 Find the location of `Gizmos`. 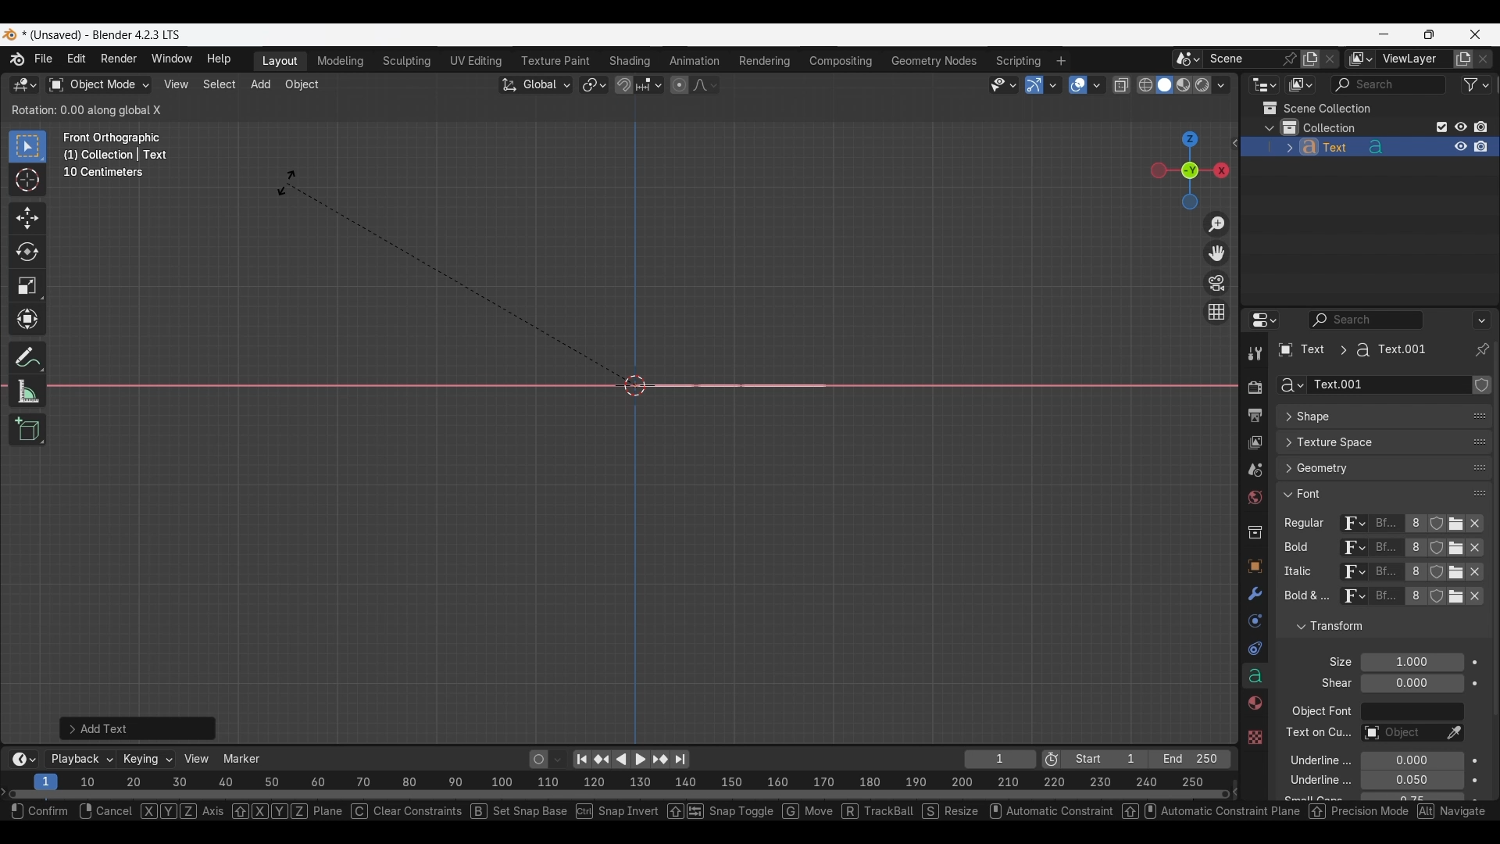

Gizmos is located at coordinates (1053, 84).